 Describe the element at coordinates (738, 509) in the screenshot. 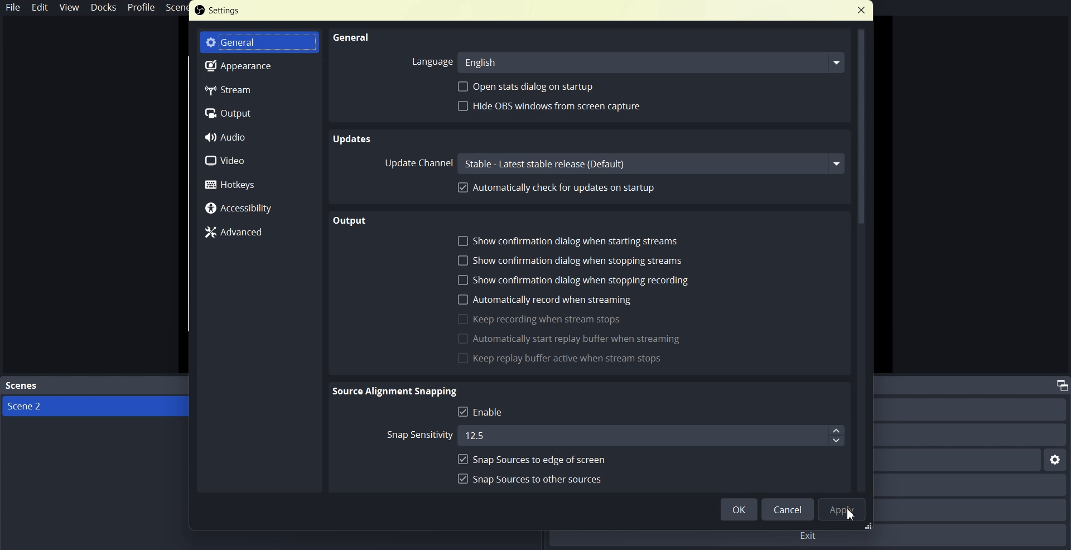

I see `OK` at that location.